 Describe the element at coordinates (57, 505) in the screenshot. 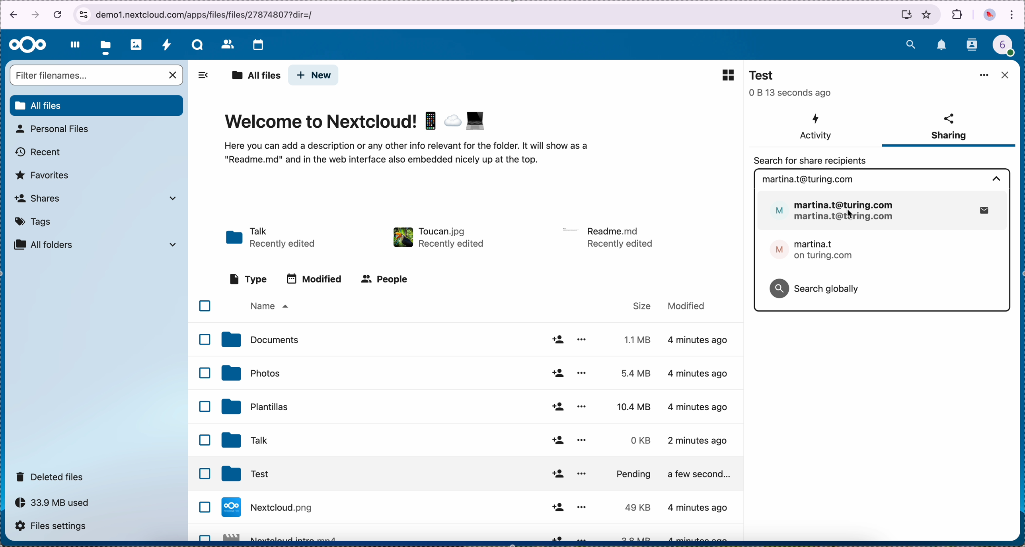

I see `capacity` at that location.